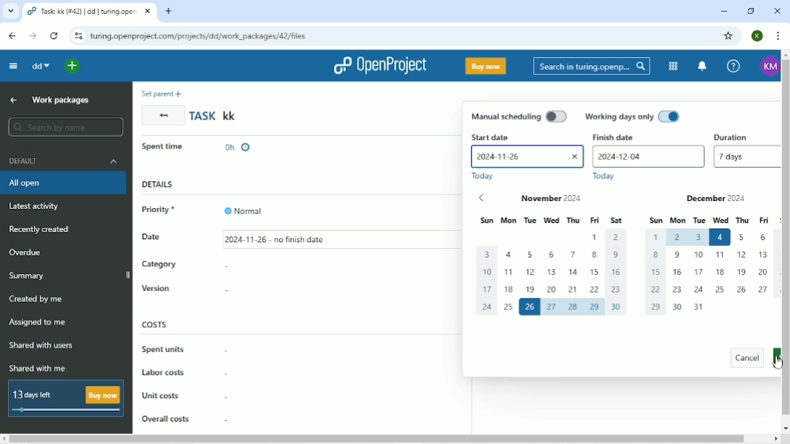  What do you see at coordinates (744, 161) in the screenshot?
I see `7 days` at bounding box center [744, 161].